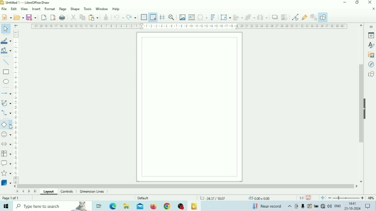 Image resolution: width=376 pixels, height=211 pixels. Describe the element at coordinates (324, 206) in the screenshot. I see `Internet` at that location.